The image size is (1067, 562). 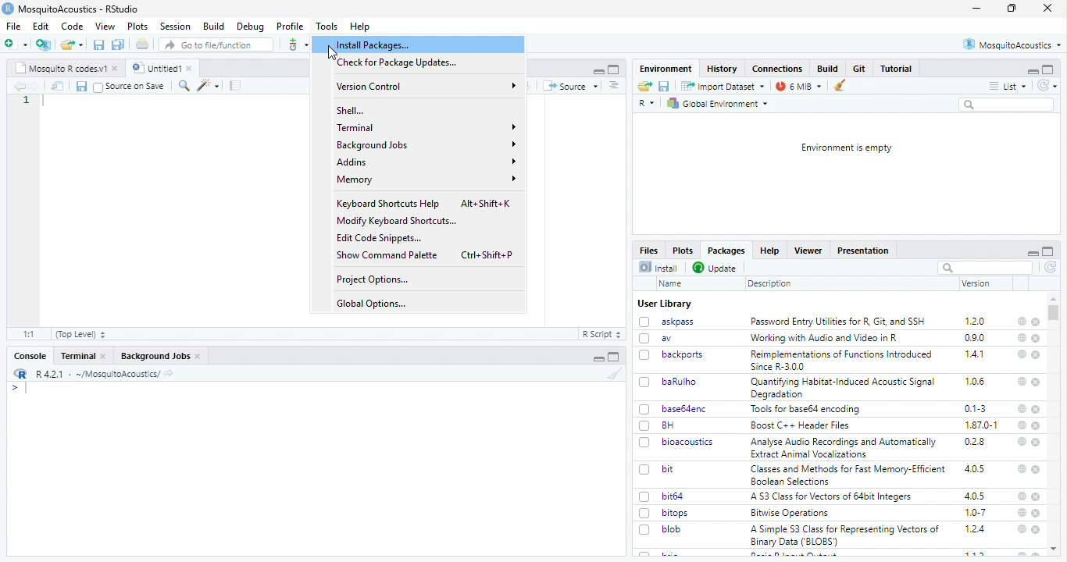 What do you see at coordinates (1055, 550) in the screenshot?
I see `scroll down` at bounding box center [1055, 550].